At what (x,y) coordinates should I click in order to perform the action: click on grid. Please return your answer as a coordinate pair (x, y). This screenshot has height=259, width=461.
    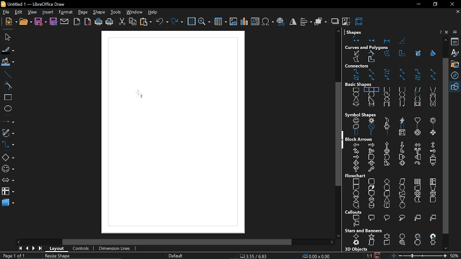
    Looking at the image, I should click on (191, 22).